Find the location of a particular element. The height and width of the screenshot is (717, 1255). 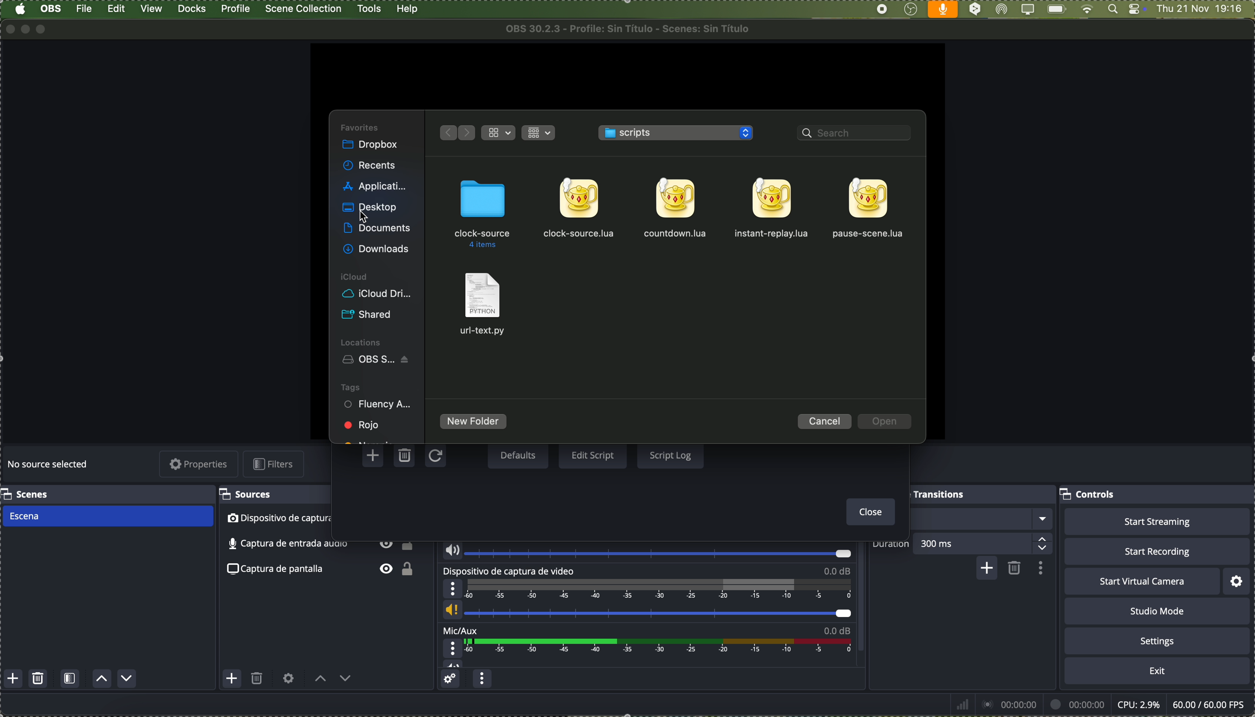

audio input capture is located at coordinates (645, 533).